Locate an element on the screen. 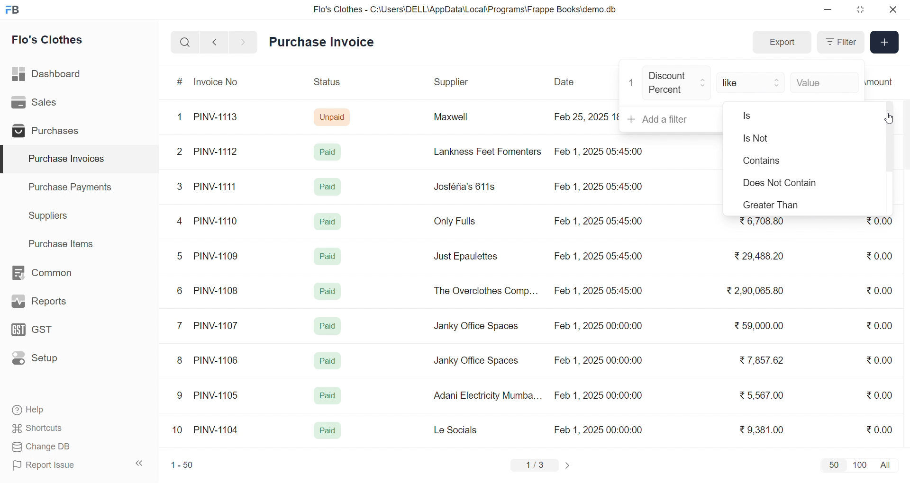 The height and width of the screenshot is (483, 910). Common is located at coordinates (52, 273).